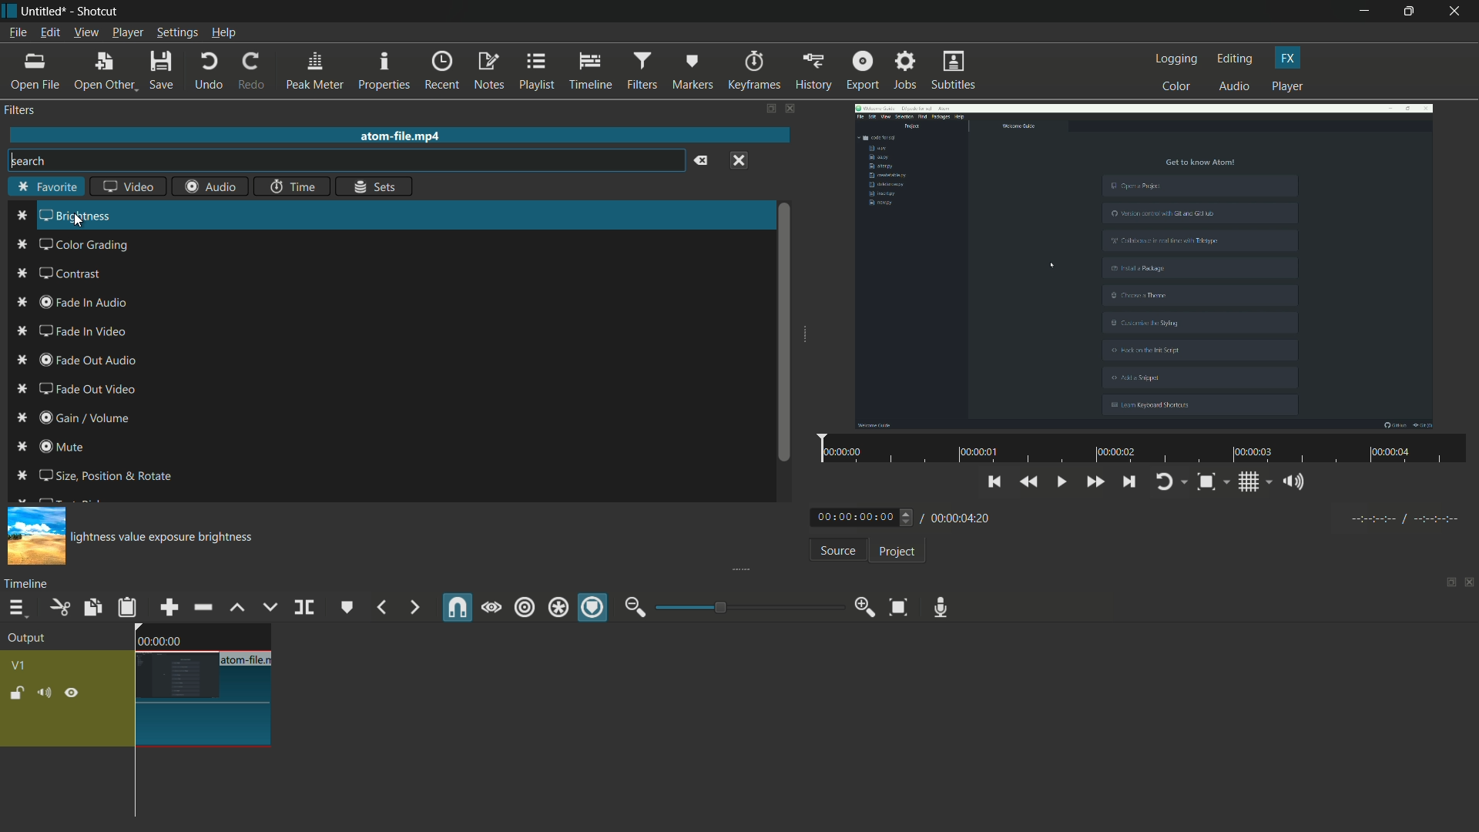 Image resolution: width=1479 pixels, height=832 pixels. What do you see at coordinates (905, 71) in the screenshot?
I see `jobs` at bounding box center [905, 71].